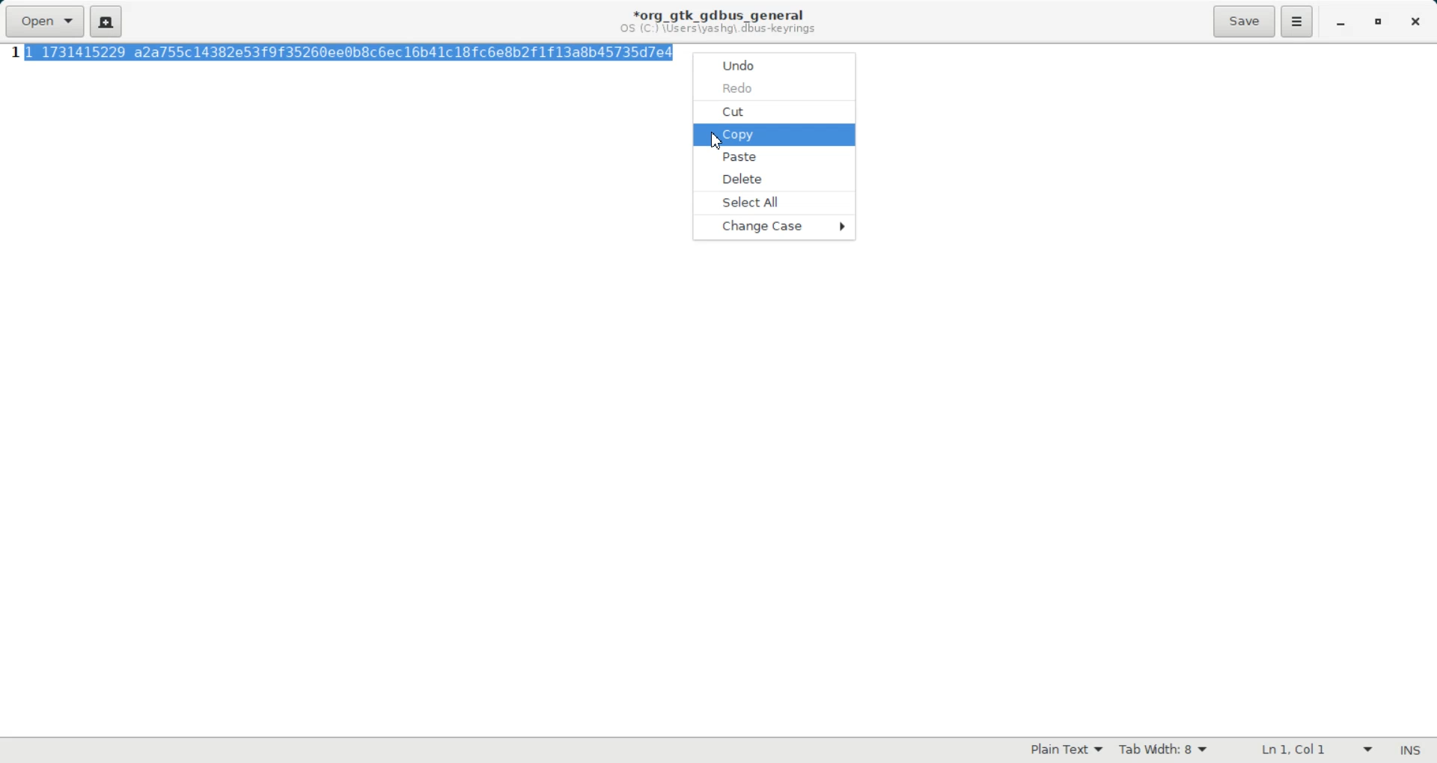 The width and height of the screenshot is (1437, 763). I want to click on highlighted Text, so click(347, 53).